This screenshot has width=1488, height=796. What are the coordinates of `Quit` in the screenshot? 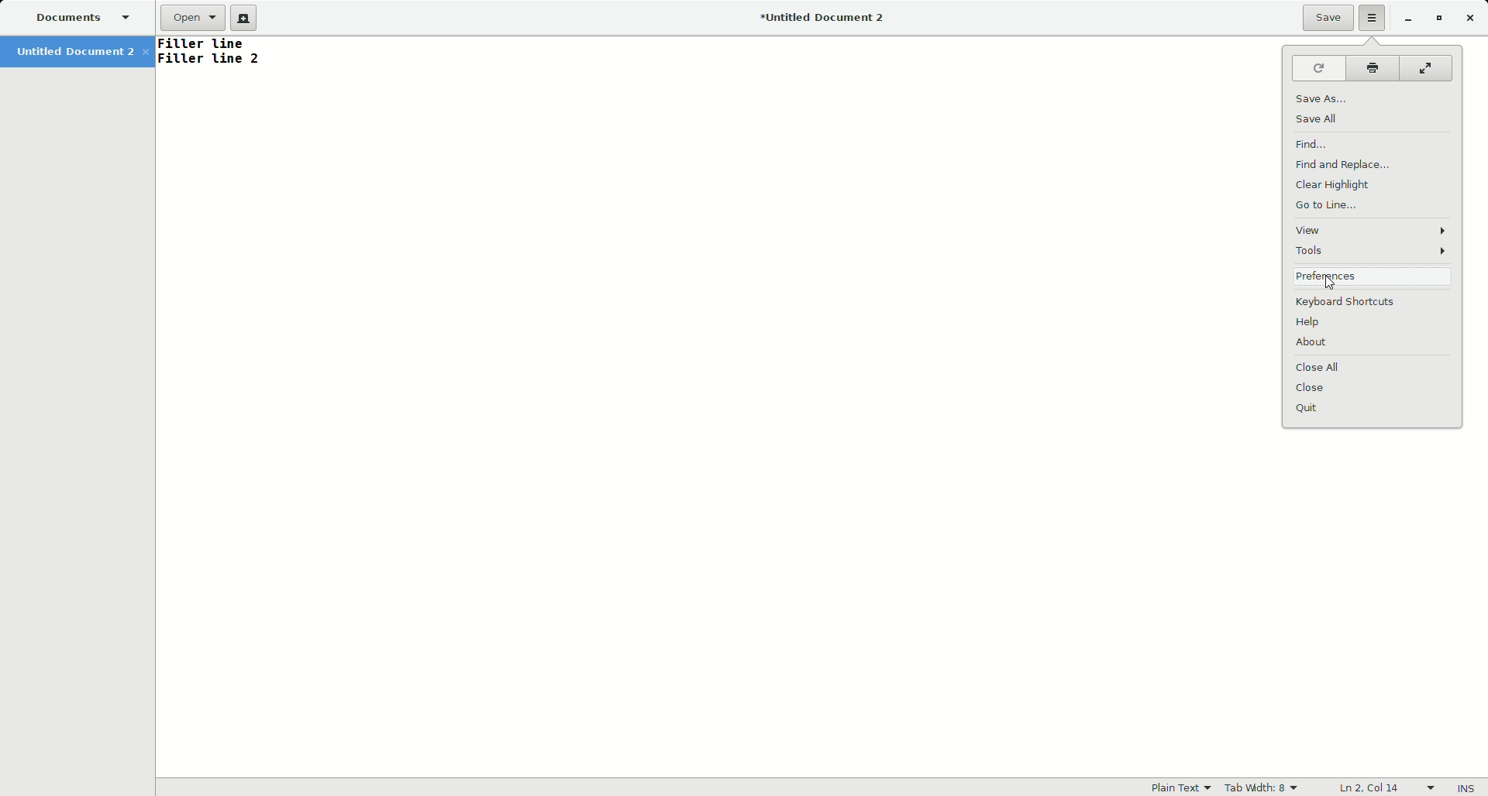 It's located at (1373, 410).